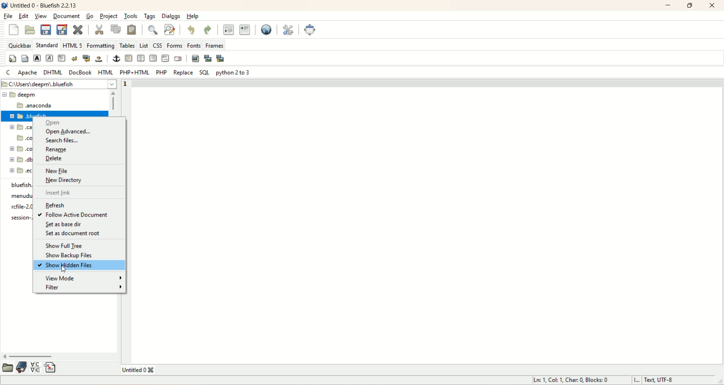 The width and height of the screenshot is (724, 385). Describe the element at coordinates (140, 58) in the screenshot. I see `center` at that location.